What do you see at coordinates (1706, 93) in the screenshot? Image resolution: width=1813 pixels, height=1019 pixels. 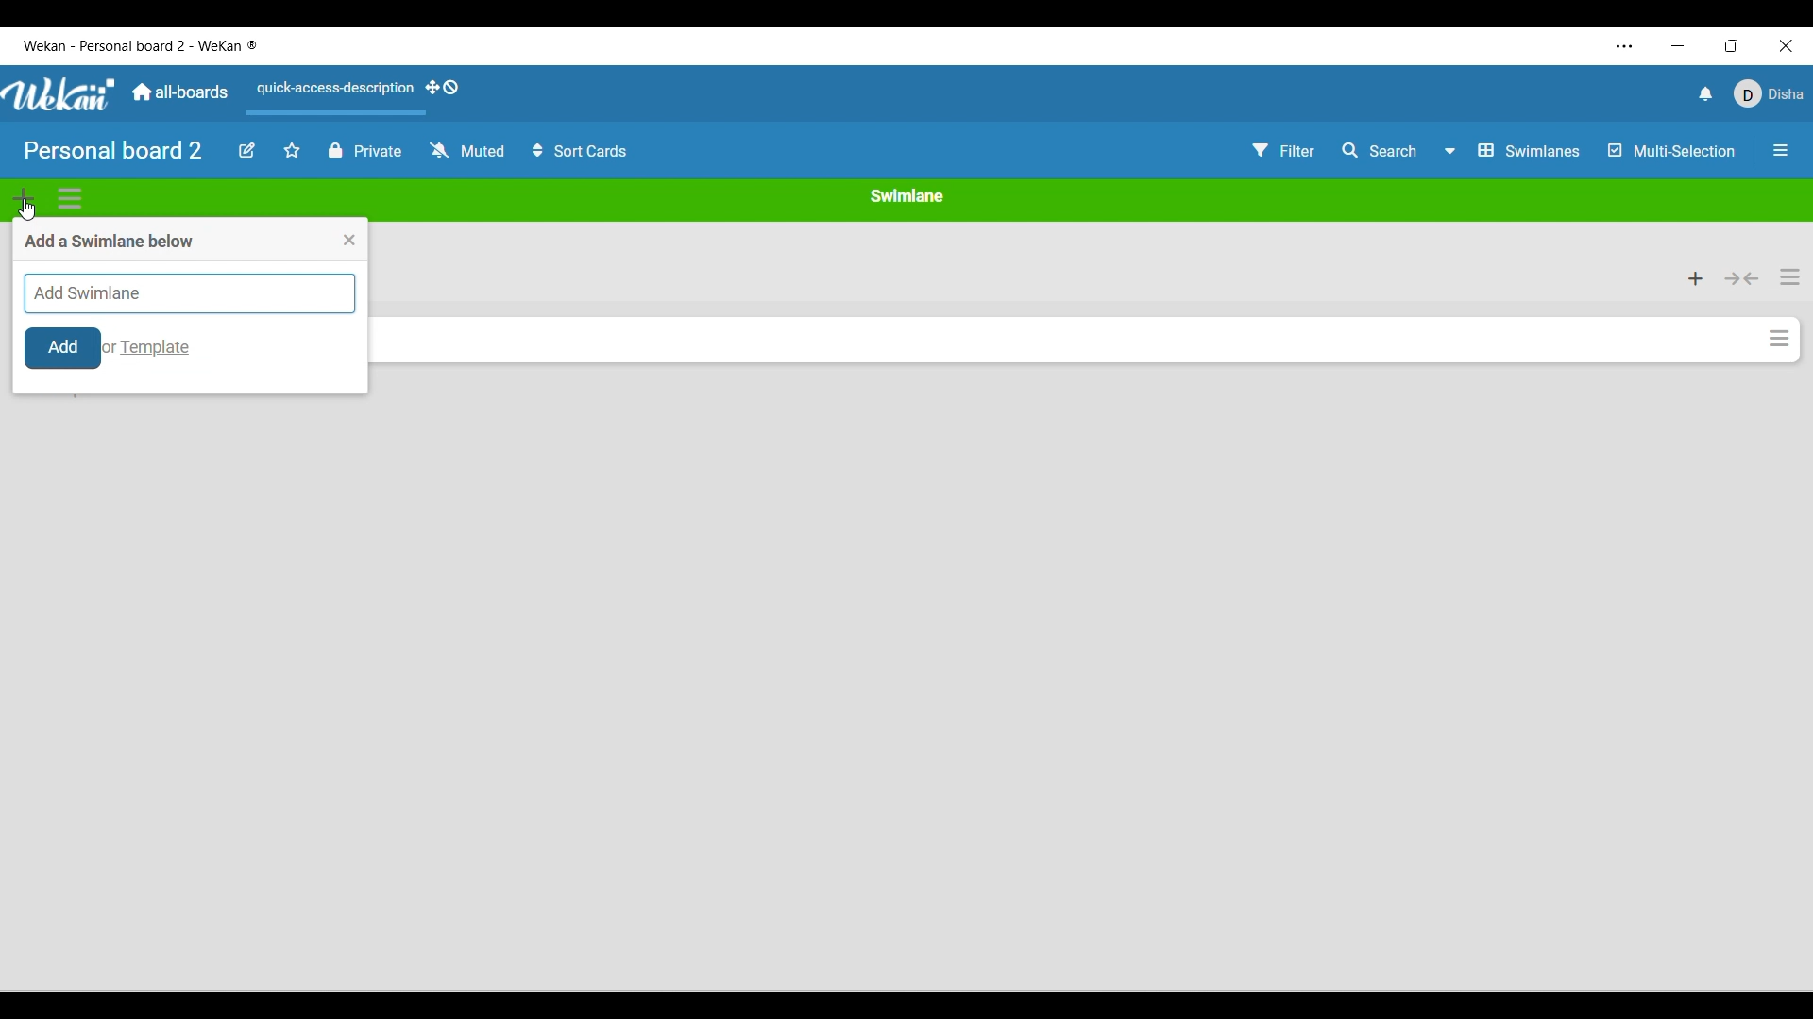 I see `Notifications ` at bounding box center [1706, 93].